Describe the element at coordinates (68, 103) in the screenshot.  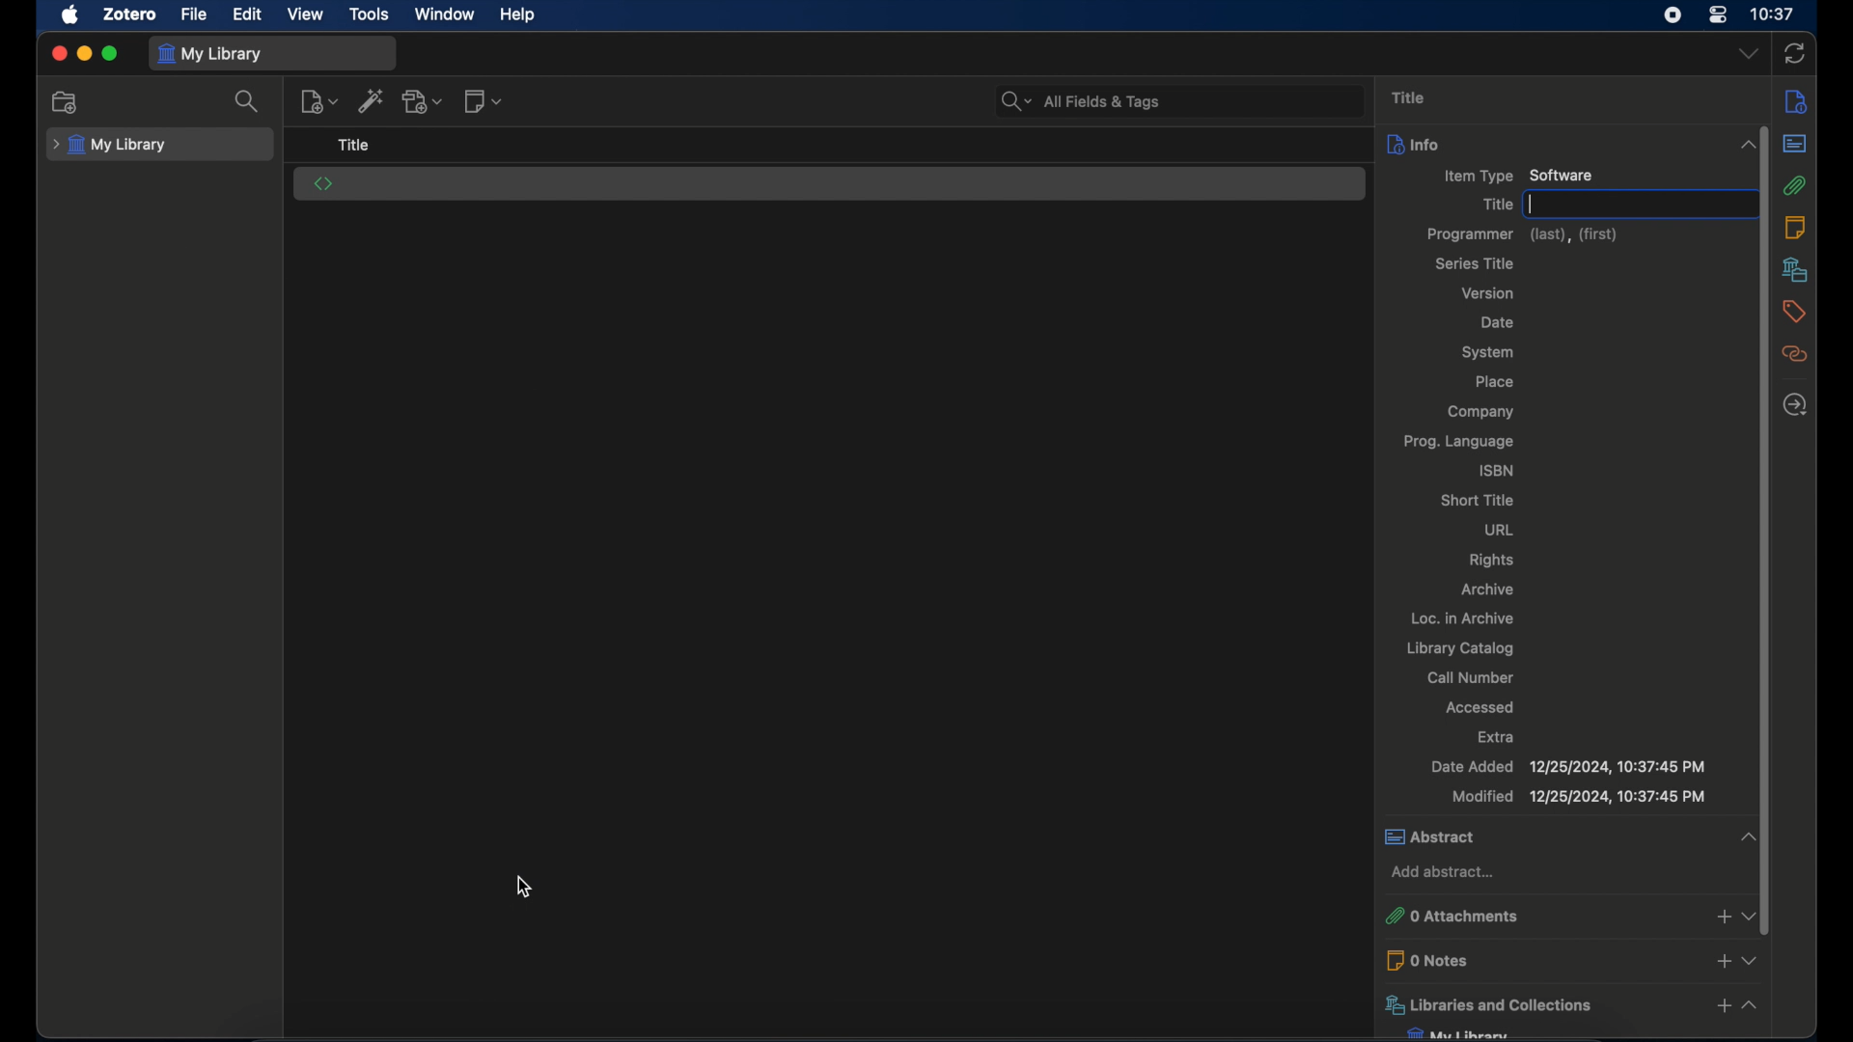
I see `new collection` at that location.